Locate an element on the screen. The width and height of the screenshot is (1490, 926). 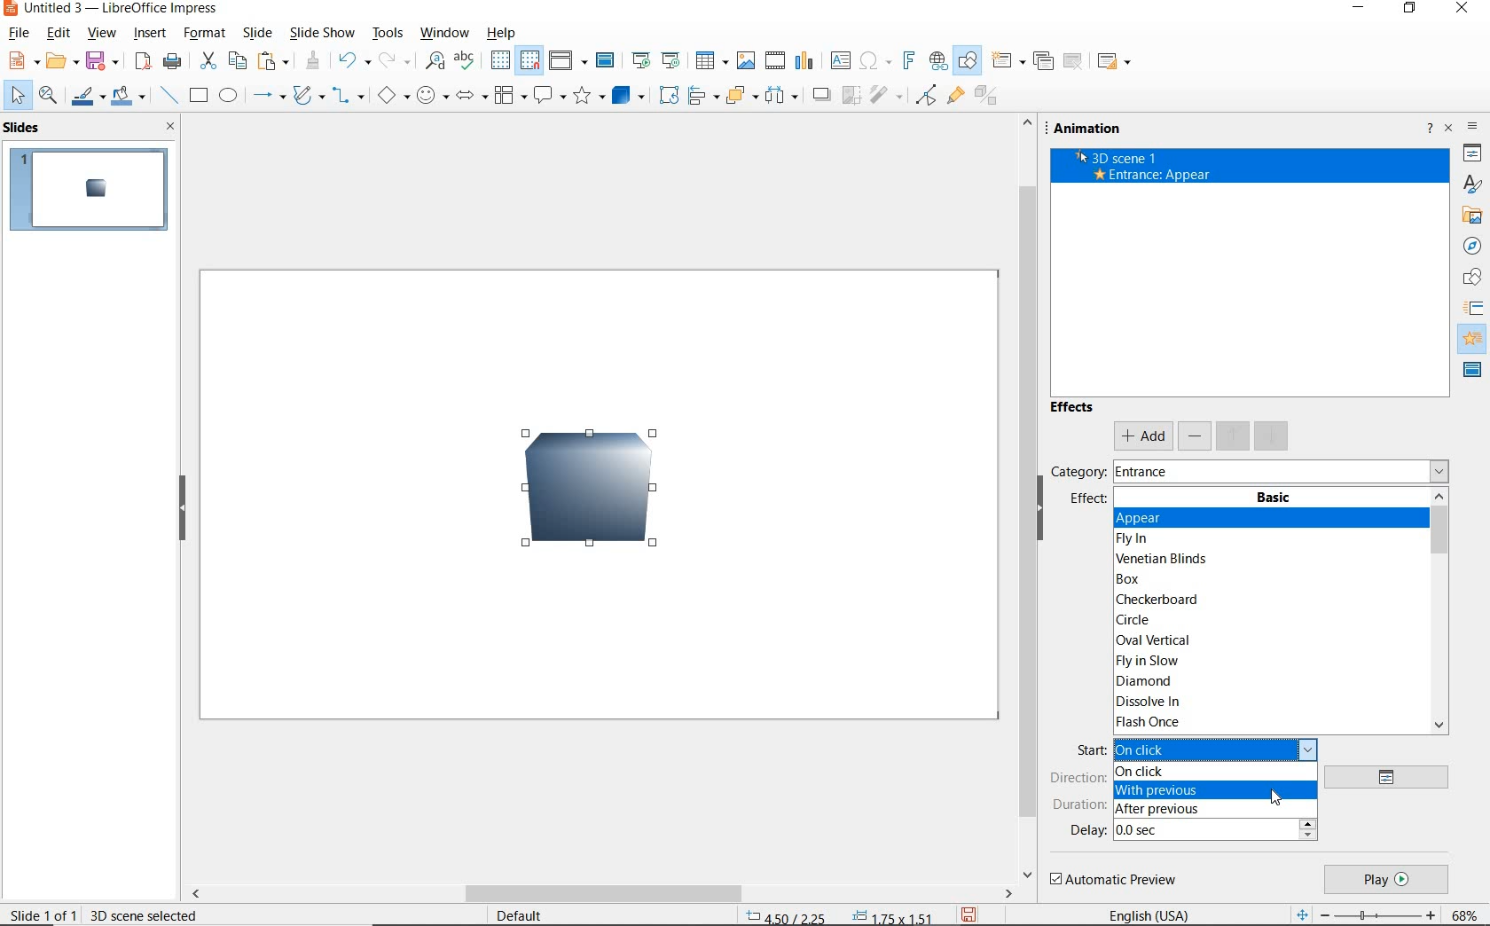
snap to grid is located at coordinates (531, 60).